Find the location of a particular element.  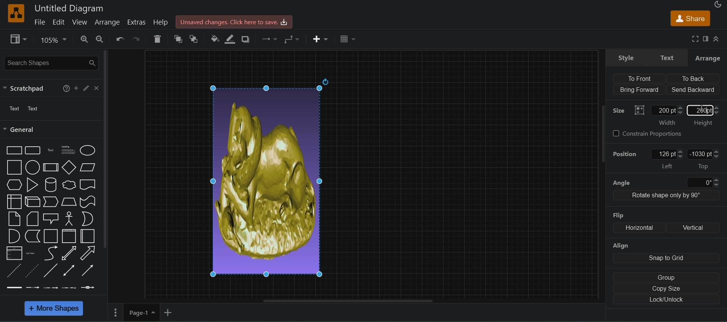

help is located at coordinates (65, 88).